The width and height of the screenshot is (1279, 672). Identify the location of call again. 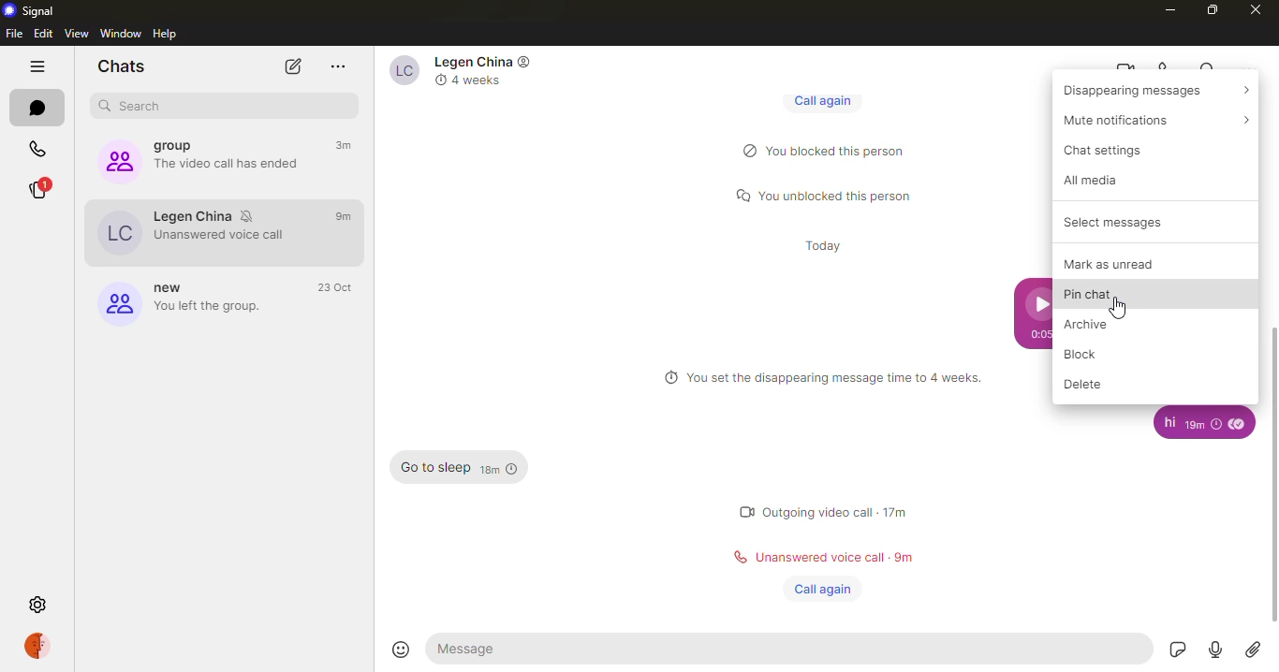
(822, 588).